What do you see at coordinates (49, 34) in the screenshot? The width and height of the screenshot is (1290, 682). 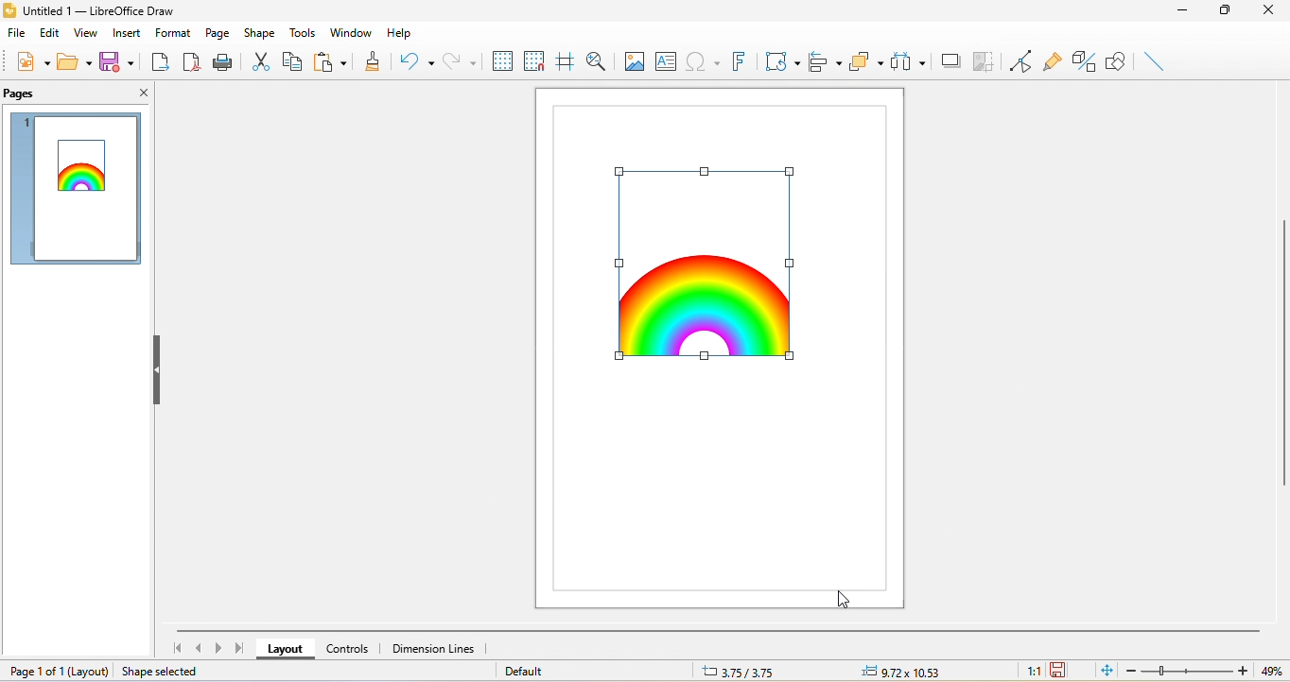 I see `edit` at bounding box center [49, 34].